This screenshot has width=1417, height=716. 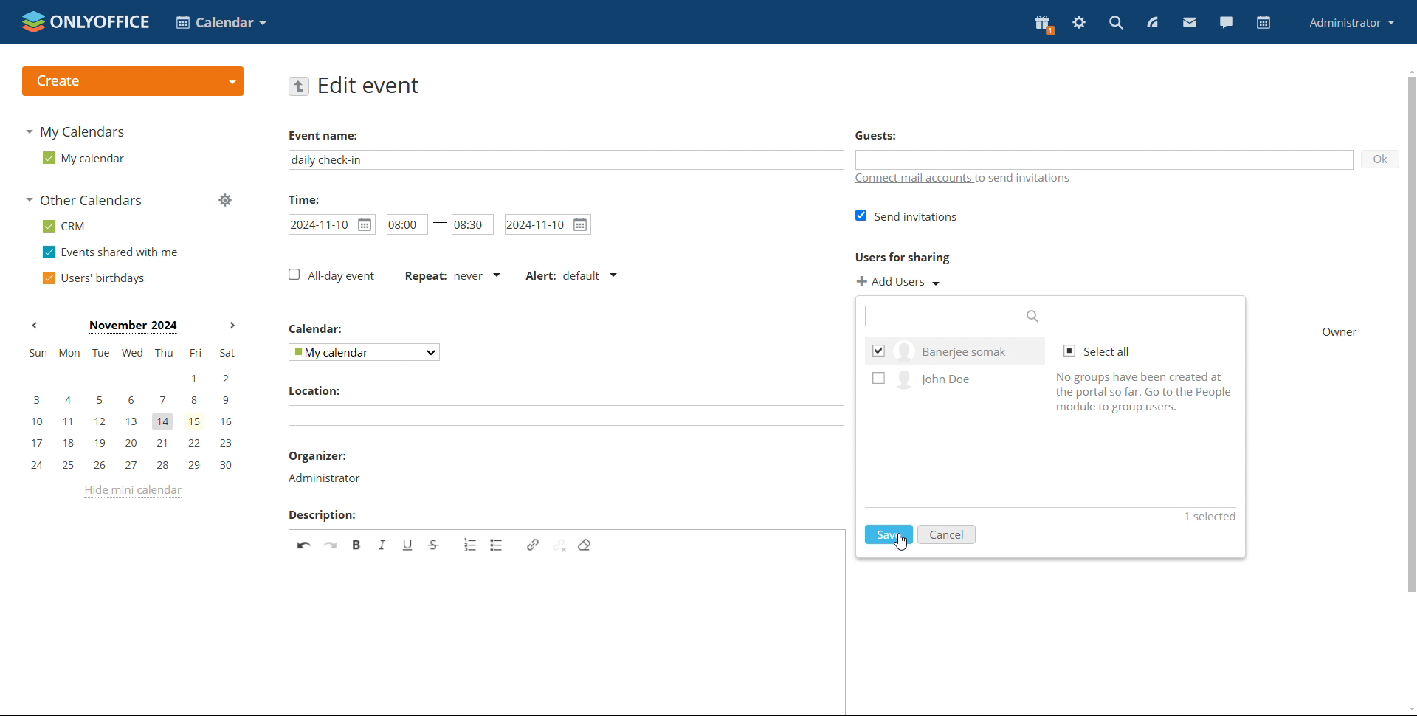 I want to click on calendar, so click(x=1262, y=23).